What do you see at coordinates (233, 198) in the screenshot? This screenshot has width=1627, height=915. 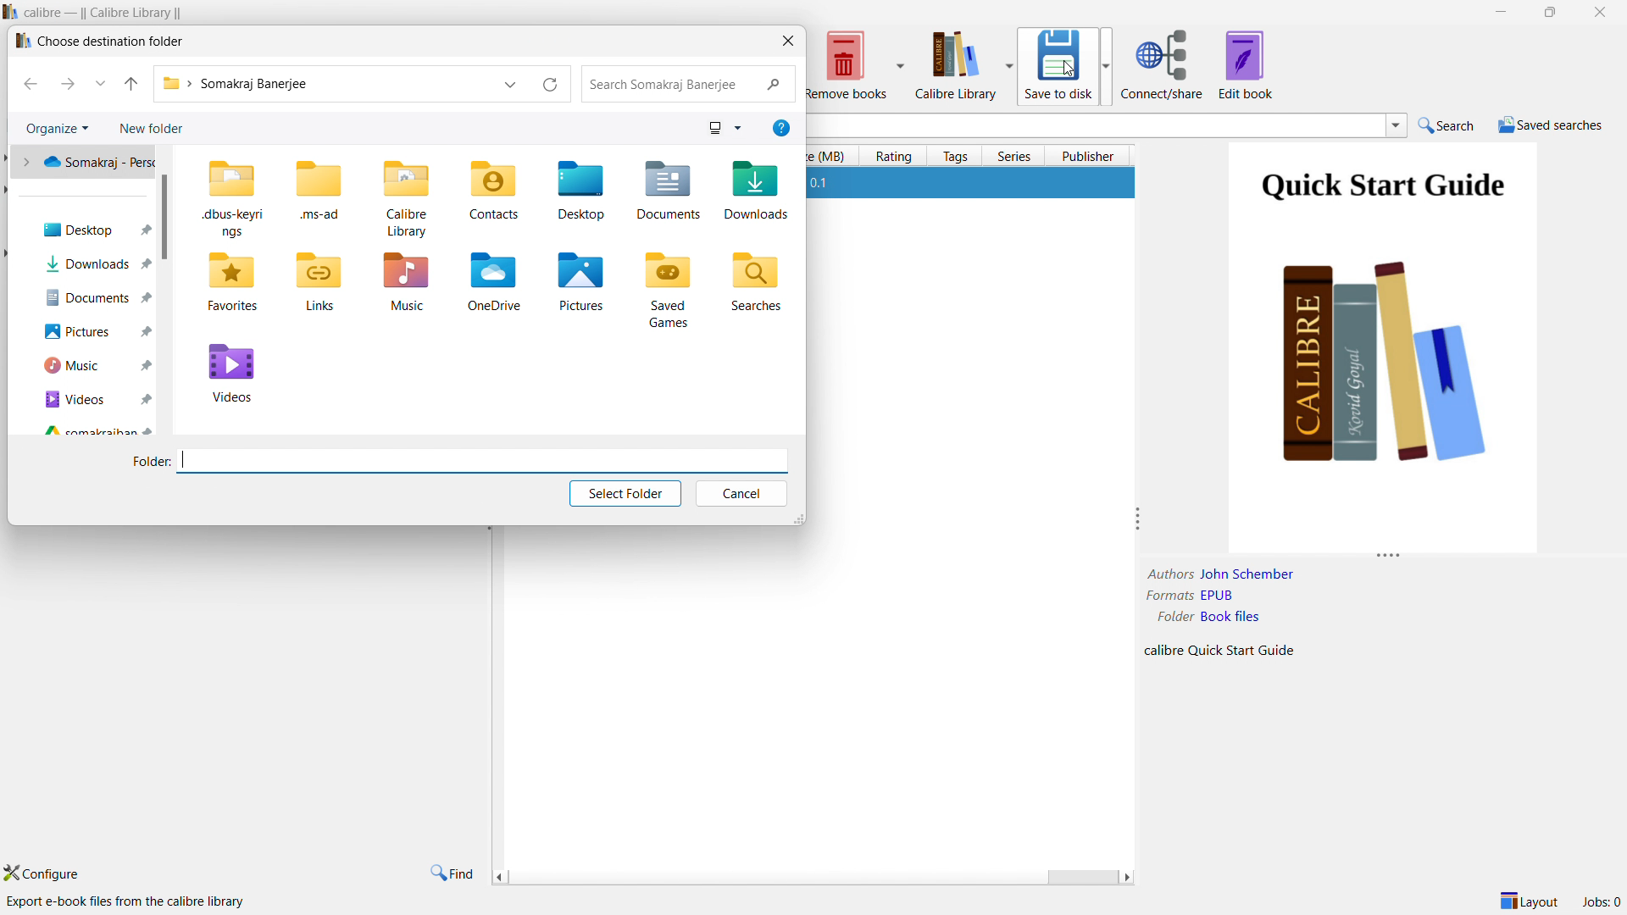 I see `.dbus-keyrings` at bounding box center [233, 198].